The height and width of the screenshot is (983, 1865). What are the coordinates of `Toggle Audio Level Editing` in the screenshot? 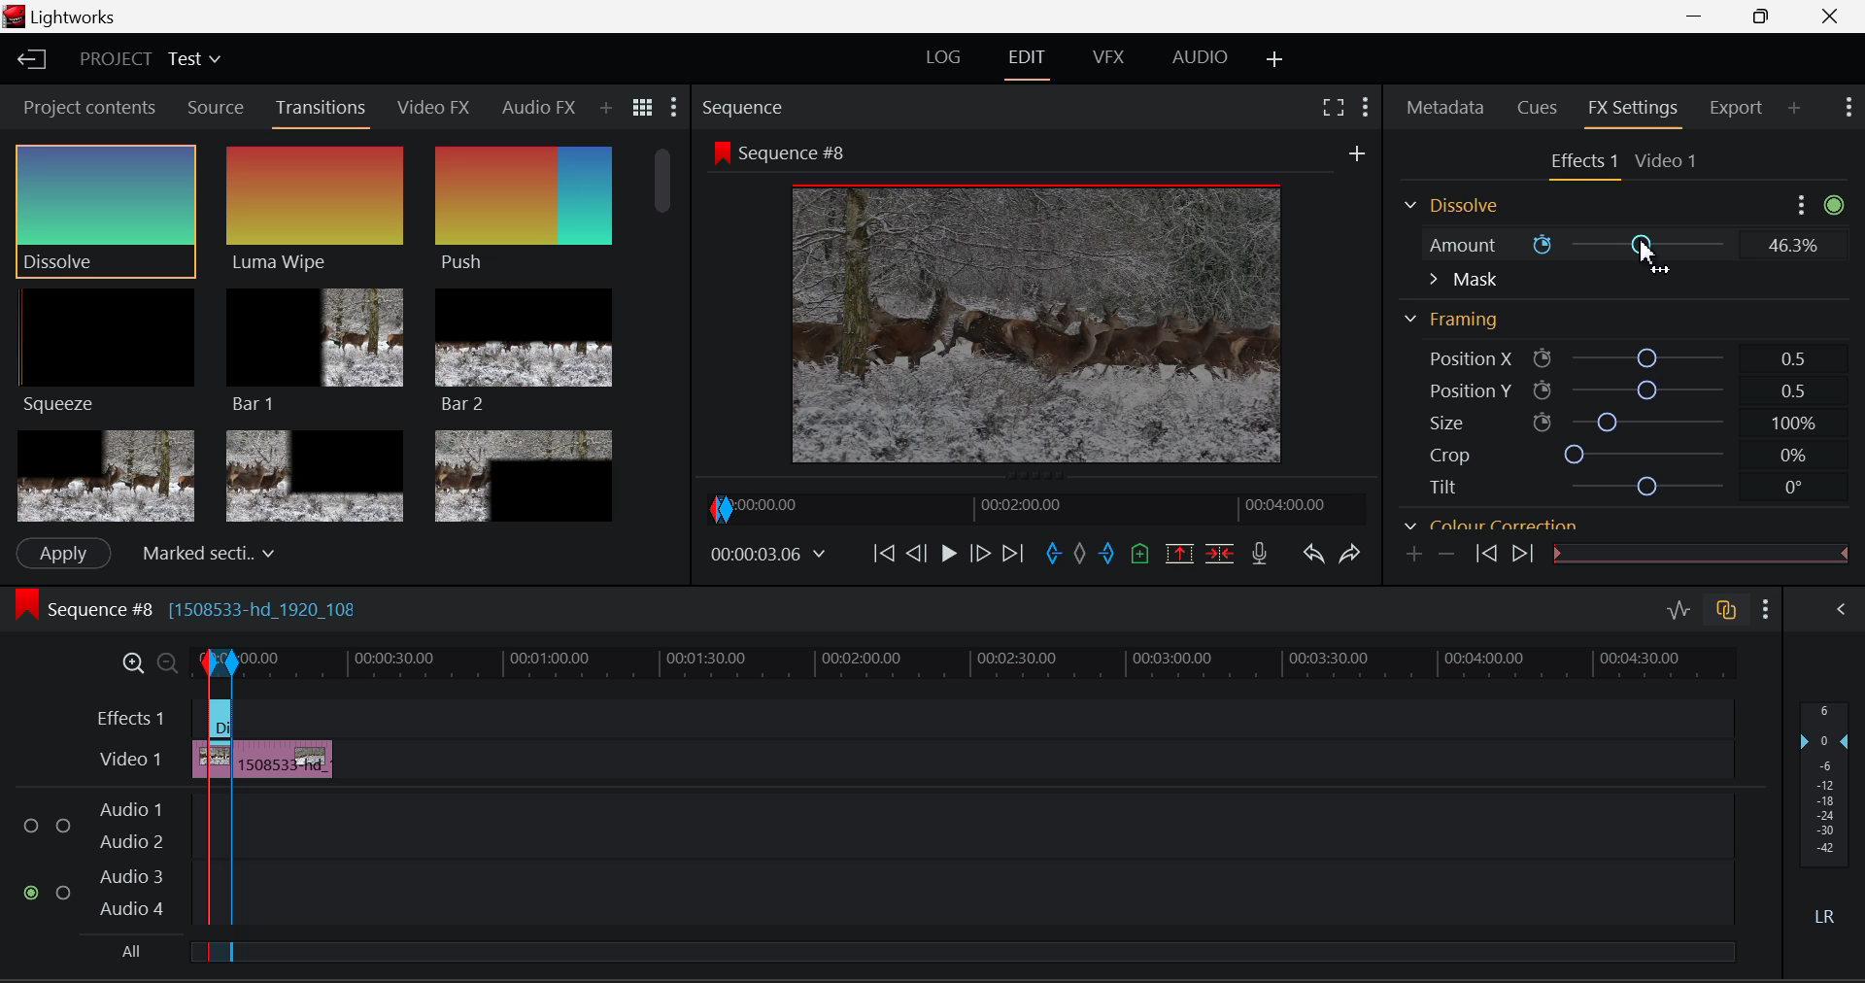 It's located at (1680, 612).